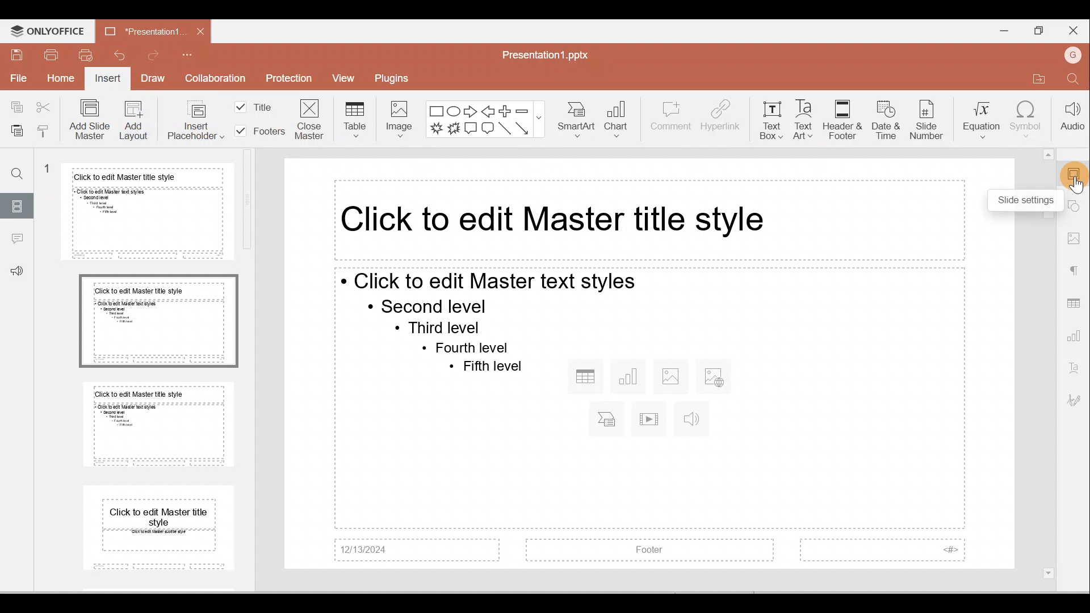  What do you see at coordinates (670, 119) in the screenshot?
I see `Comment` at bounding box center [670, 119].